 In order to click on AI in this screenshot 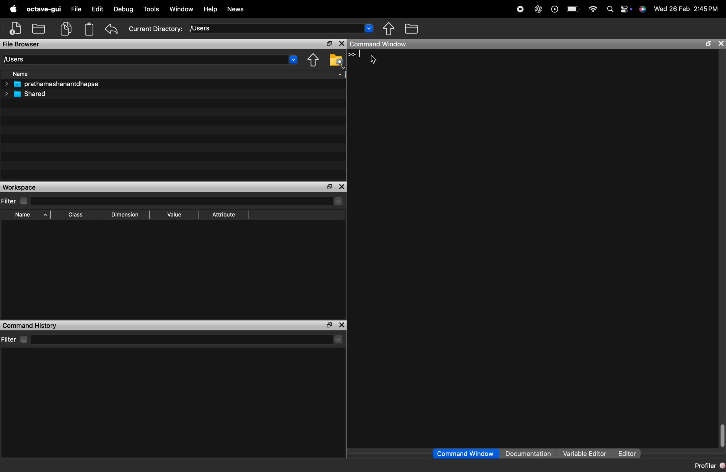, I will do `click(538, 7)`.